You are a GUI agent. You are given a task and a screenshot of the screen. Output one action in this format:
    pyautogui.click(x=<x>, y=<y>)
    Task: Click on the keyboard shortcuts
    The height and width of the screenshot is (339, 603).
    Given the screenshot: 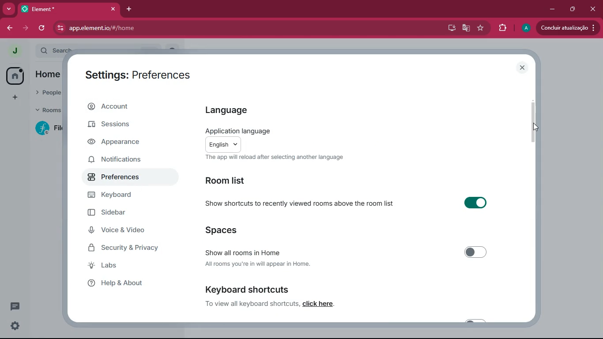 What is the action you would take?
    pyautogui.click(x=246, y=290)
    